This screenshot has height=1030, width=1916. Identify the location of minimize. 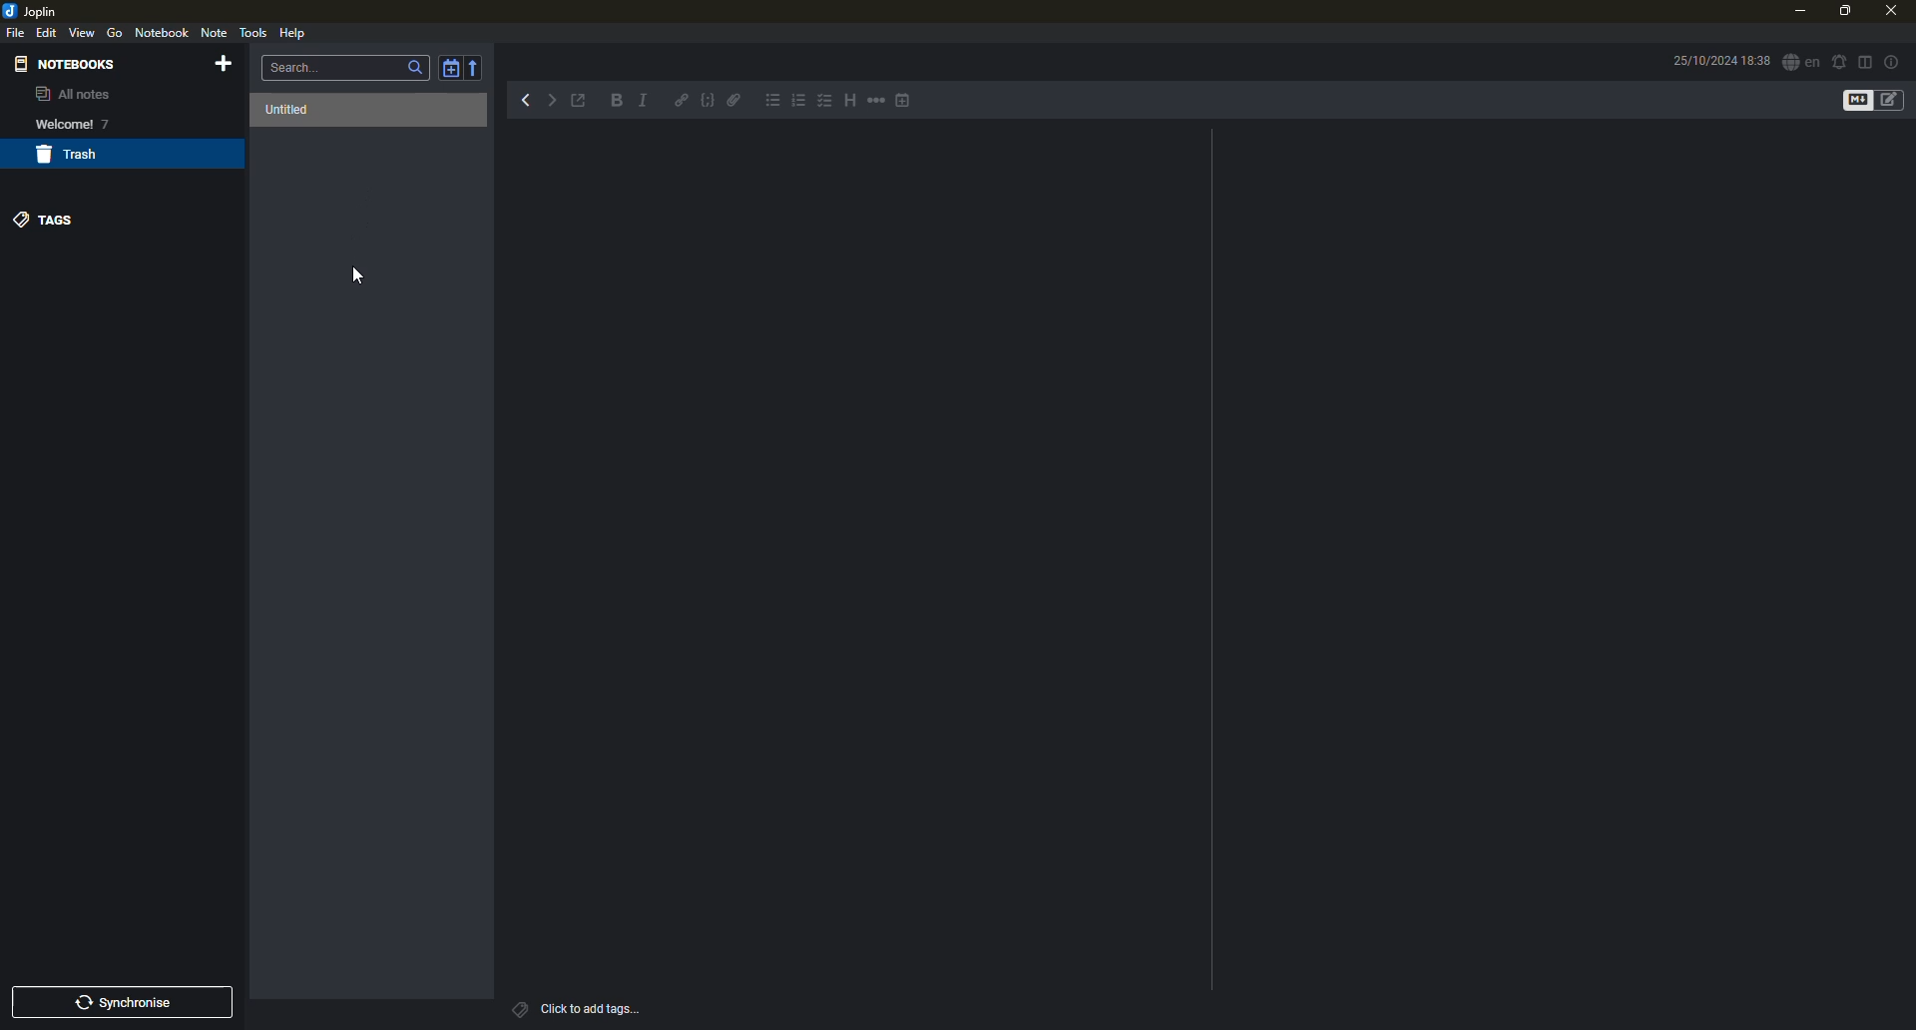
(1797, 12).